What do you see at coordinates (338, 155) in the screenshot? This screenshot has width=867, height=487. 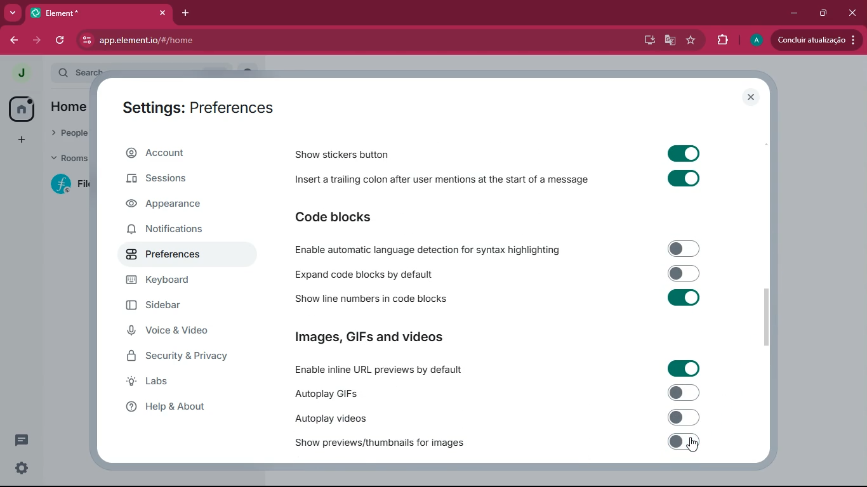 I see `Show stickers button` at bounding box center [338, 155].